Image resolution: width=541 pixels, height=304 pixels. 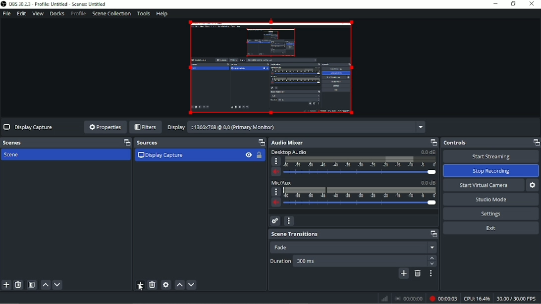 What do you see at coordinates (139, 291) in the screenshot?
I see `cursor` at bounding box center [139, 291].